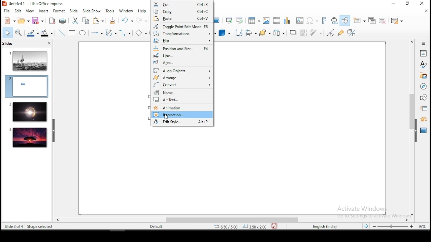 The width and height of the screenshot is (431, 242). I want to click on paste, so click(181, 19).